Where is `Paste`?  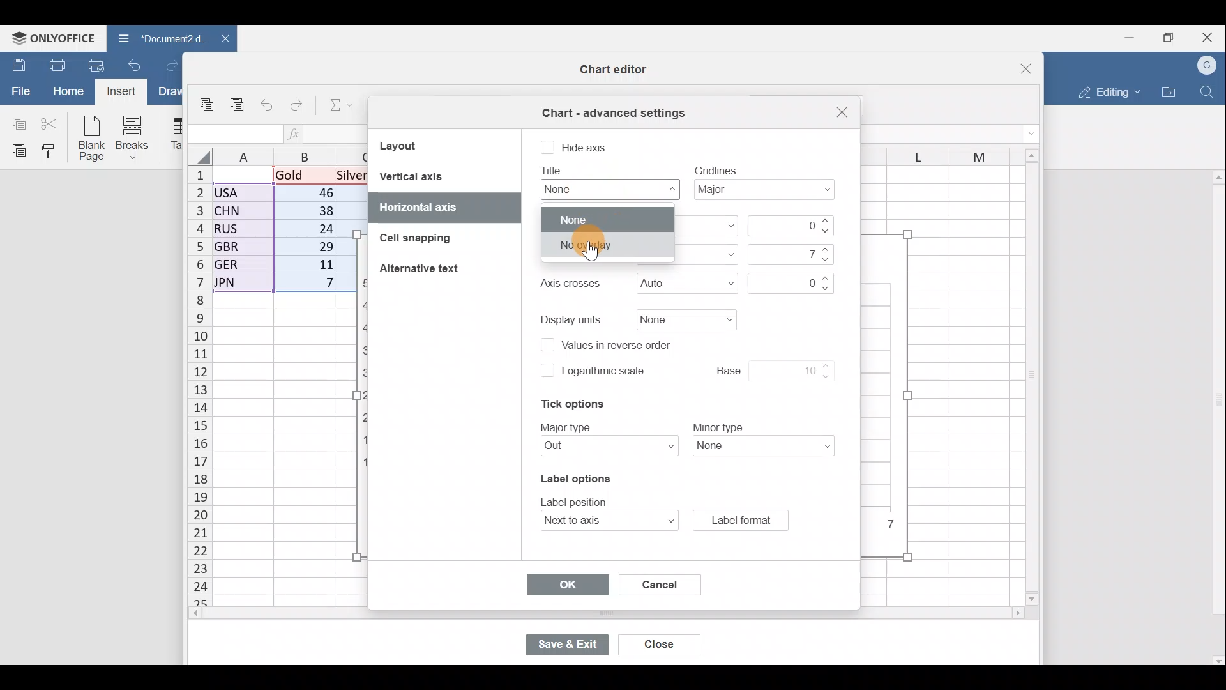
Paste is located at coordinates (237, 98).